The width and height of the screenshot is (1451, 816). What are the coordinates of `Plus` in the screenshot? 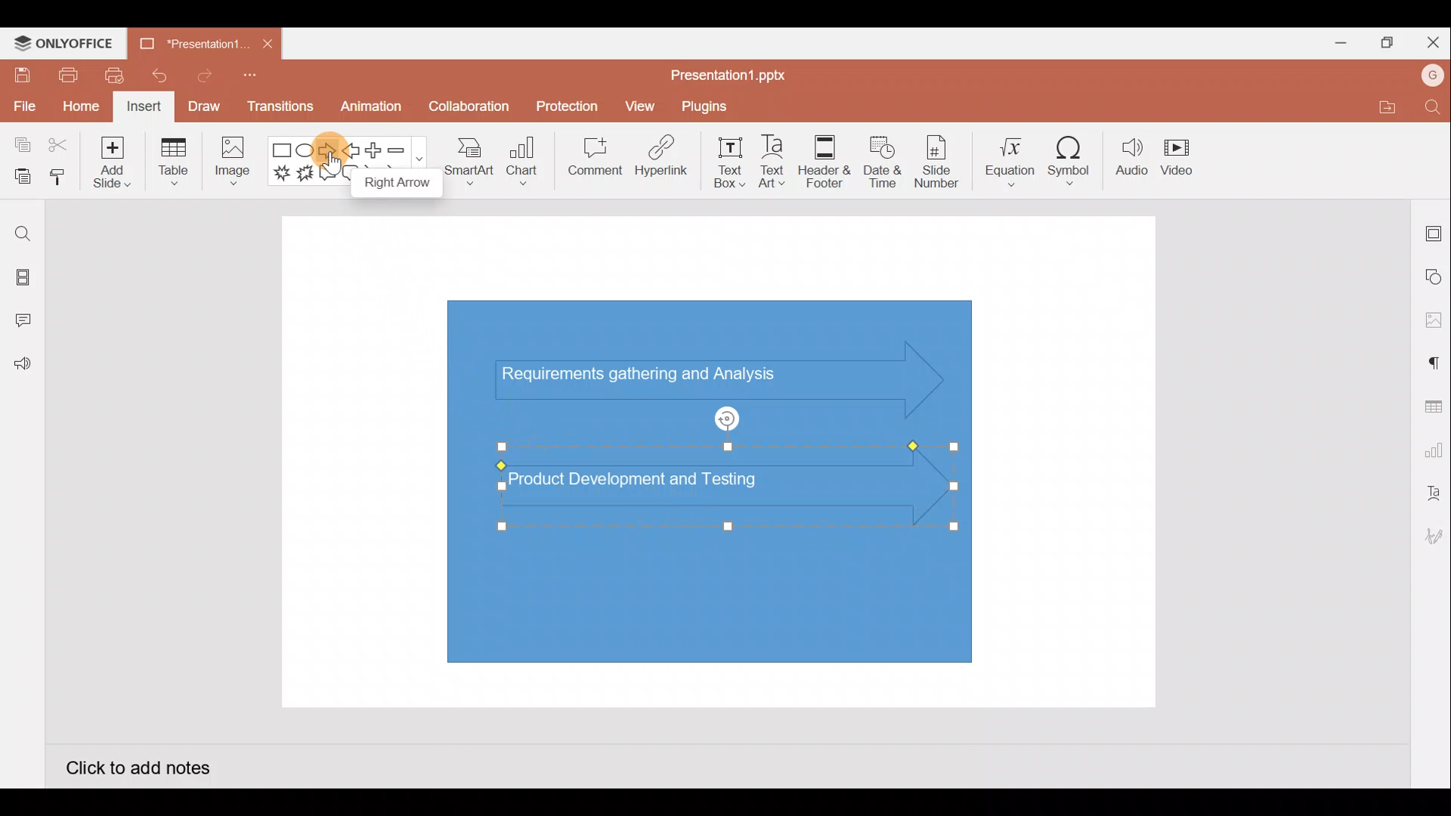 It's located at (377, 150).